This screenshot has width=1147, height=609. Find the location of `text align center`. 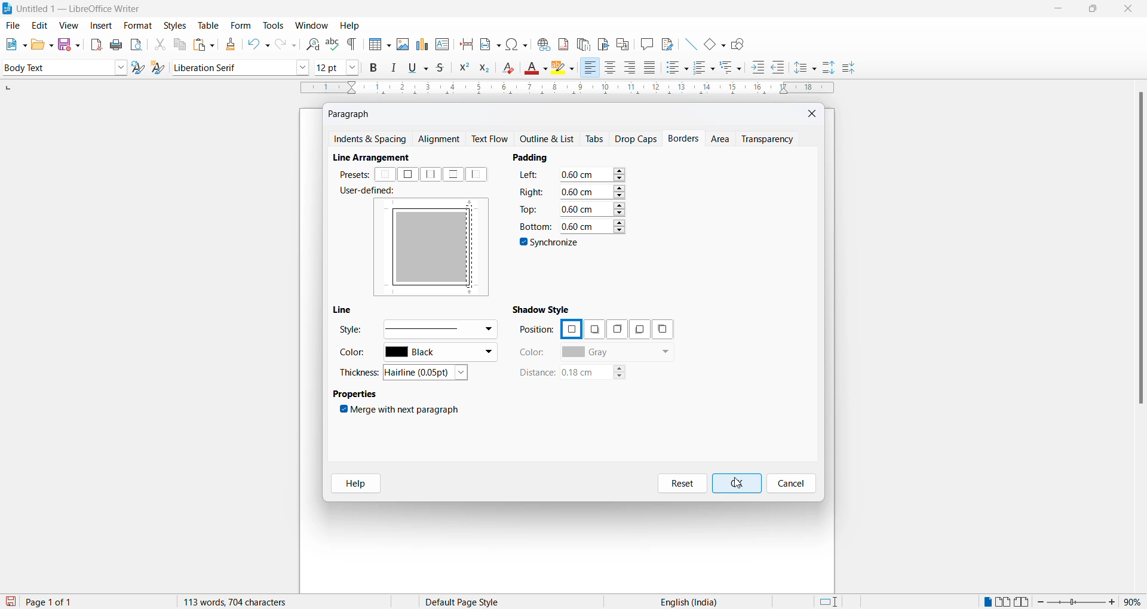

text align center is located at coordinates (611, 68).